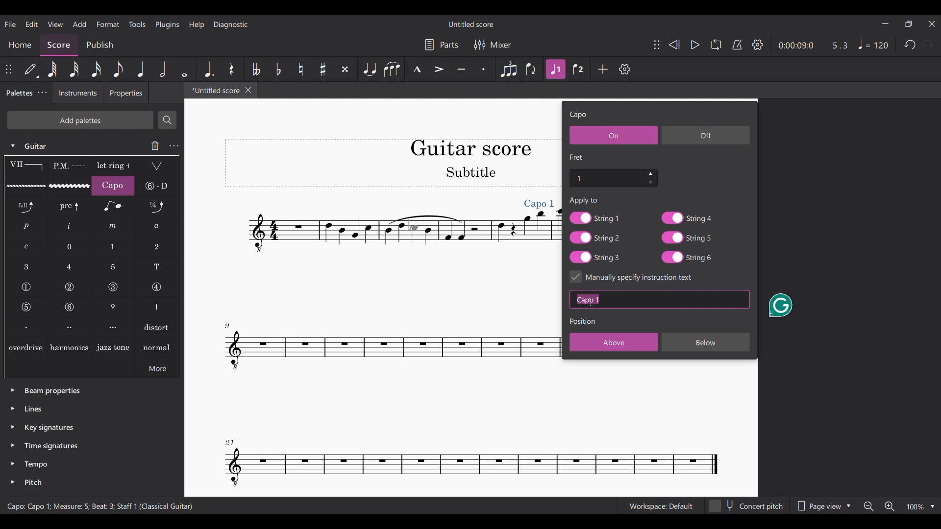  I want to click on Click to expand key signatures palette, so click(13, 427).